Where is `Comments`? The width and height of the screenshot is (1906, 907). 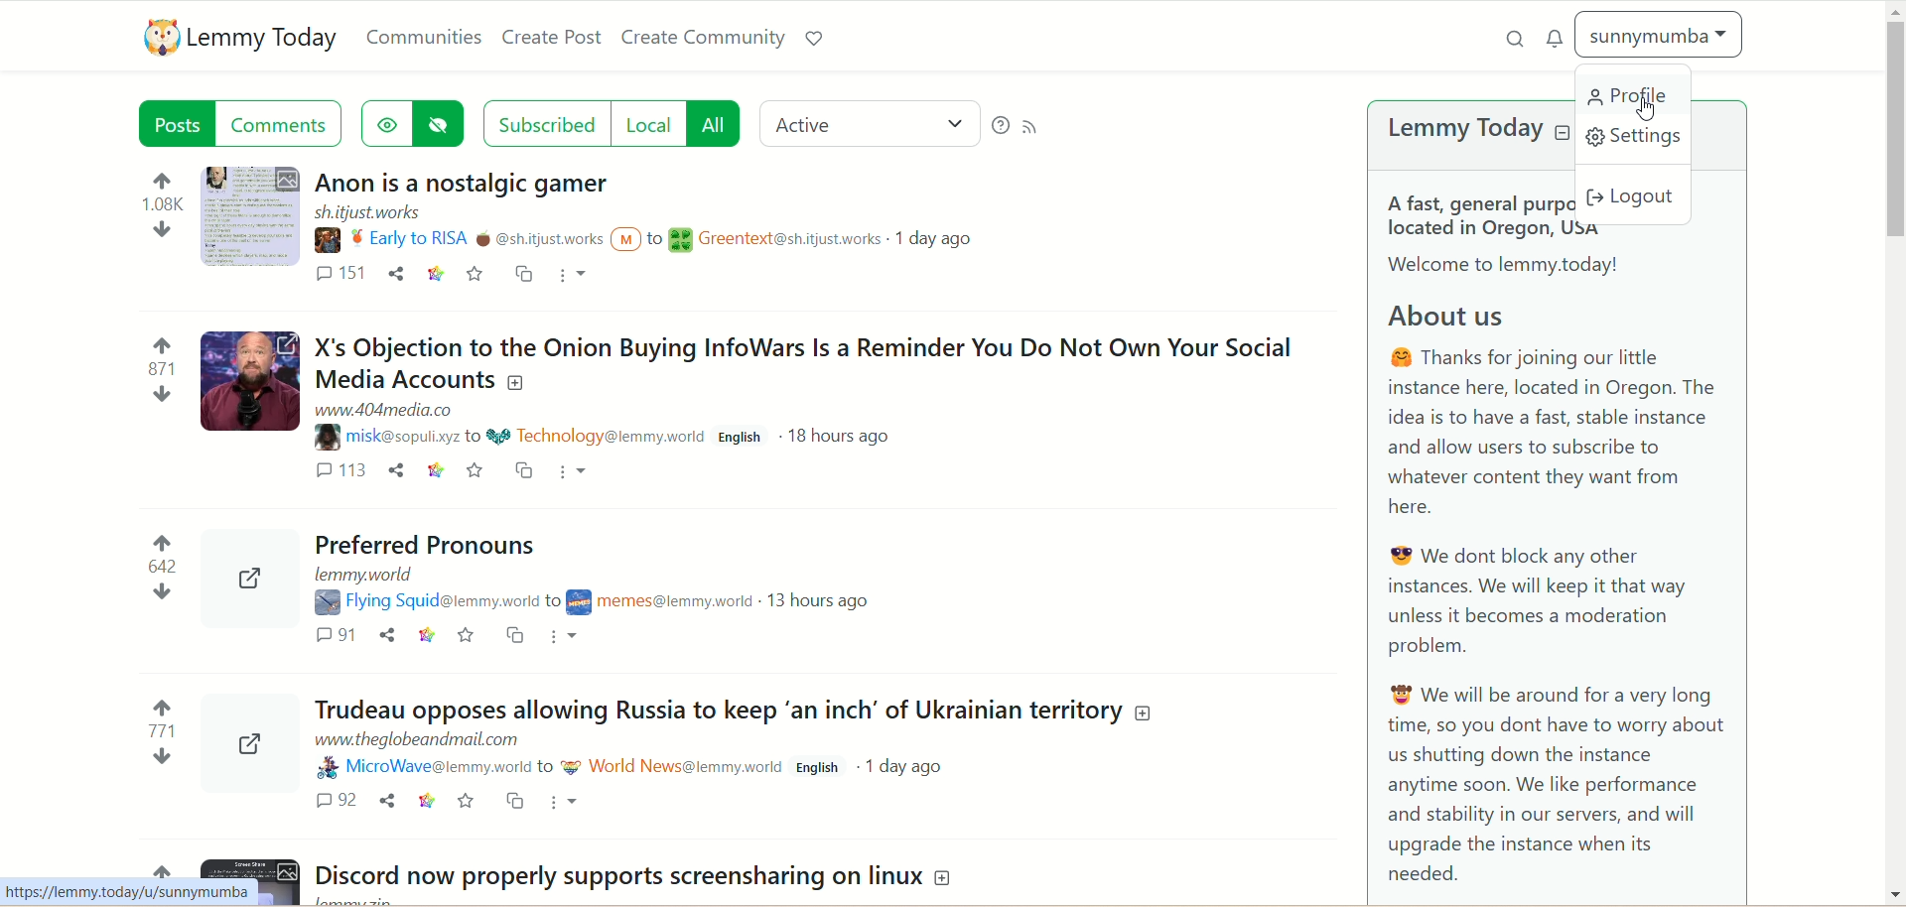
Comments is located at coordinates (337, 635).